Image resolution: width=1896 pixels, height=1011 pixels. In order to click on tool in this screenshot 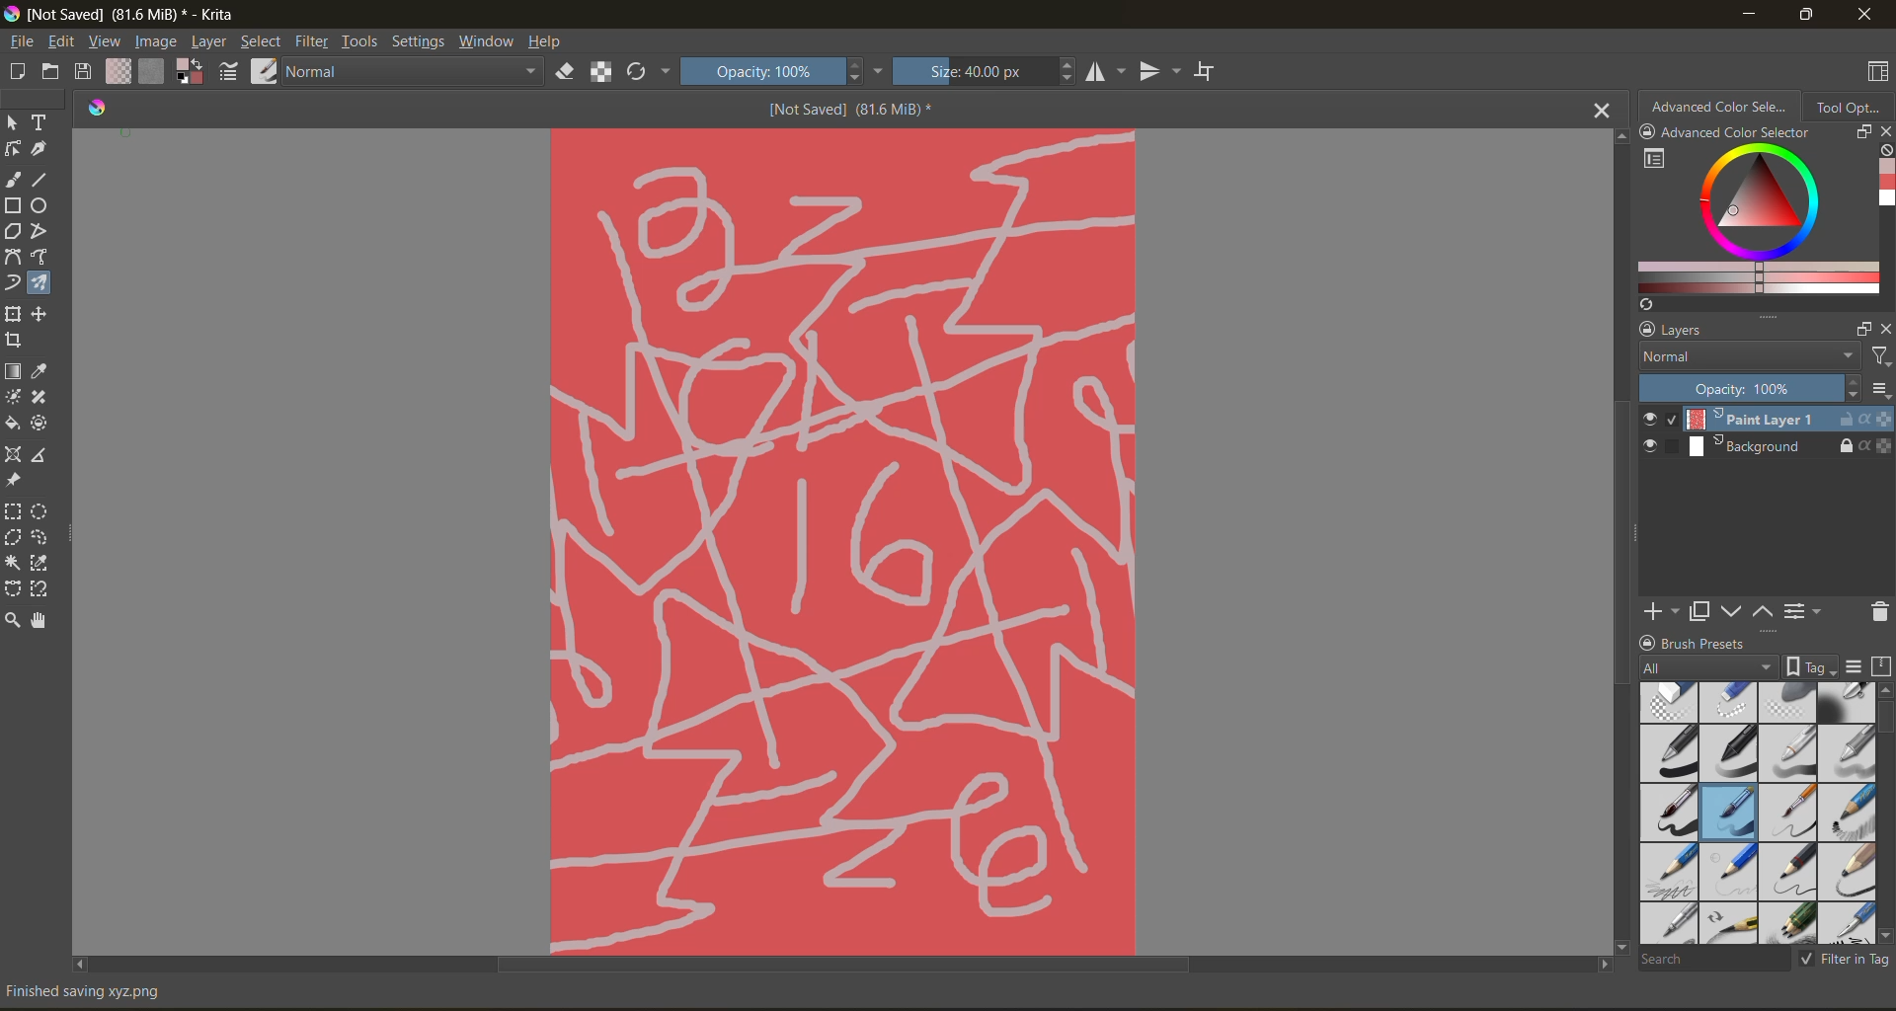, I will do `click(39, 619)`.